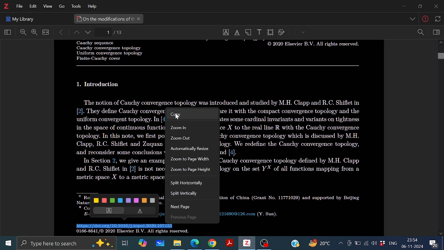 The width and height of the screenshot is (444, 250). What do you see at coordinates (190, 170) in the screenshot?
I see `Zoom to page height` at bounding box center [190, 170].